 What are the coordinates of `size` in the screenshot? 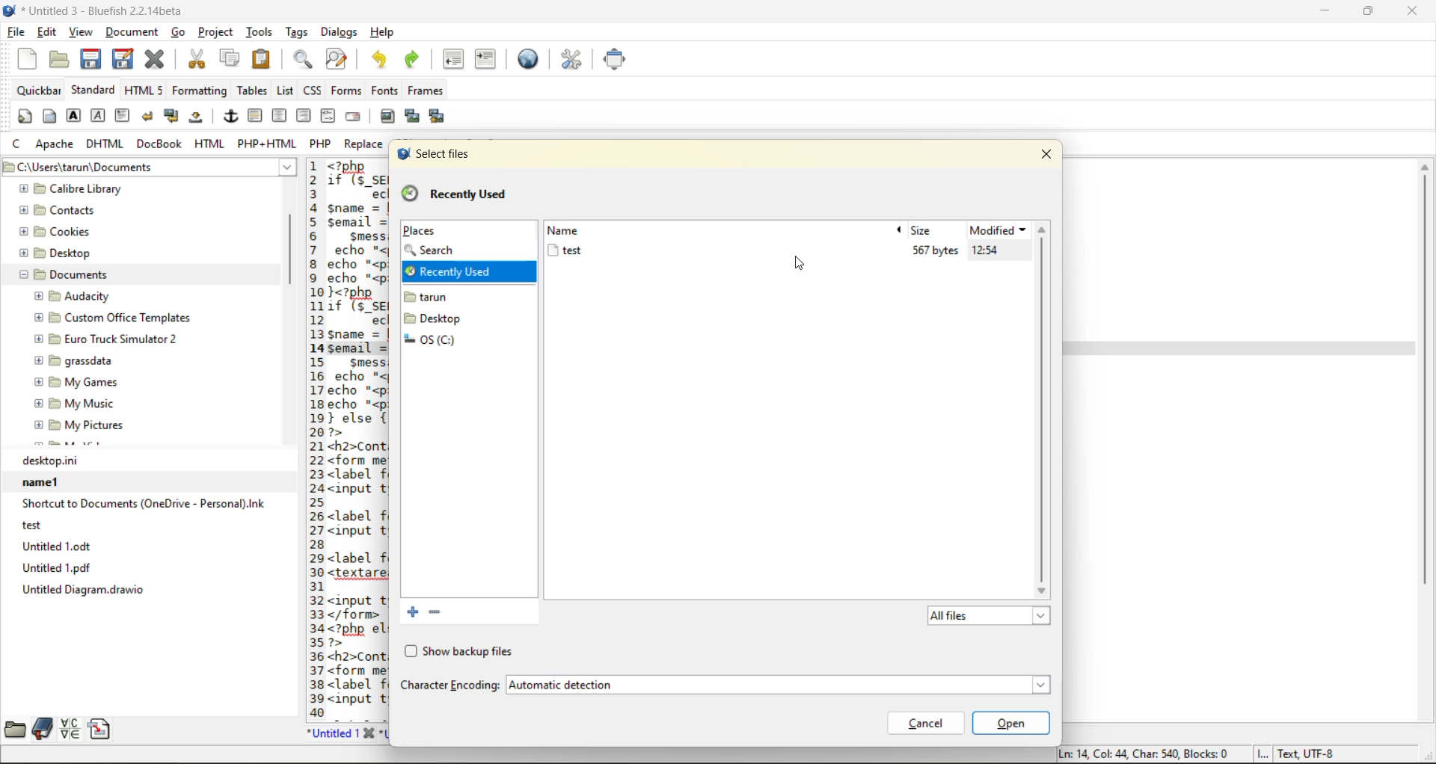 It's located at (925, 230).